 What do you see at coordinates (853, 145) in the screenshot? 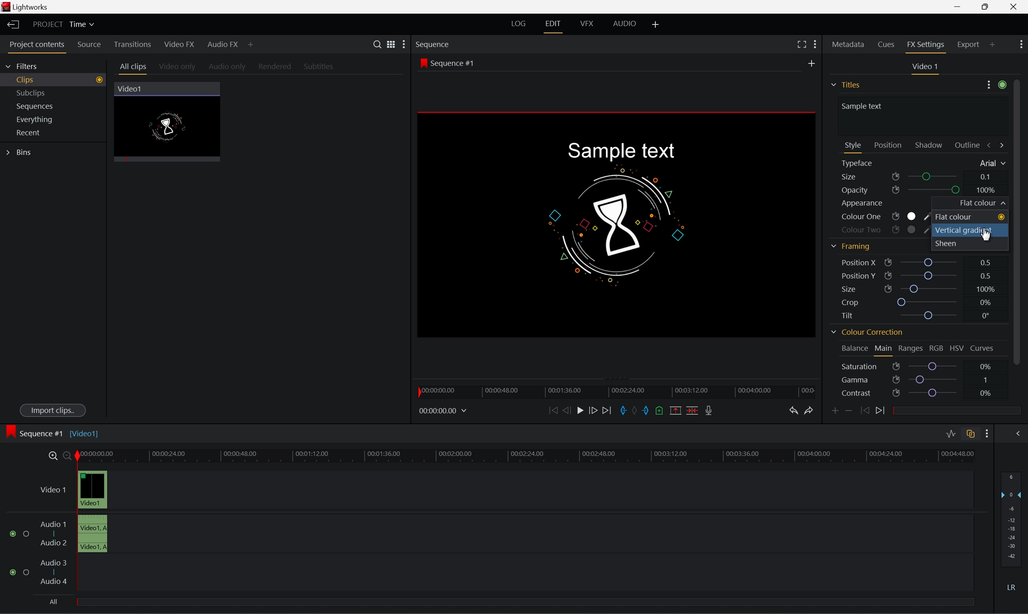
I see `style` at bounding box center [853, 145].